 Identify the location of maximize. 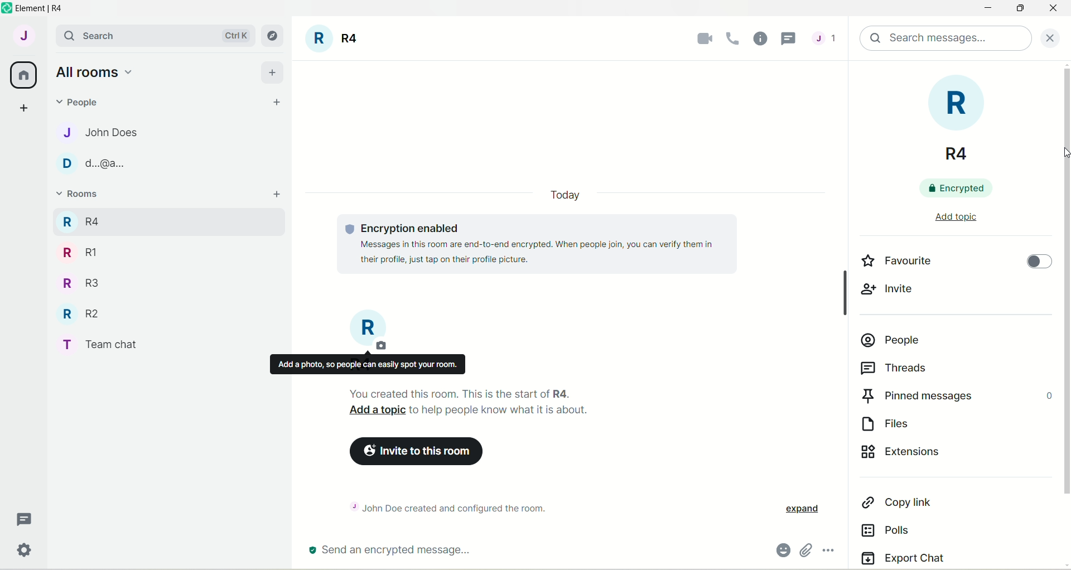
(1022, 9).